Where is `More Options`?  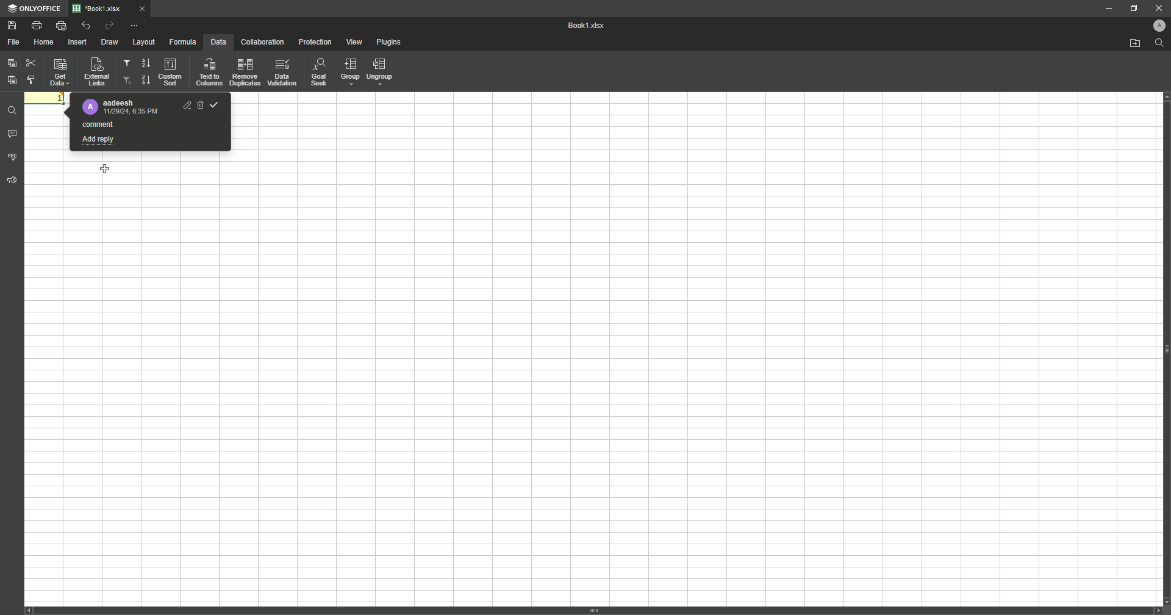
More Options is located at coordinates (136, 25).